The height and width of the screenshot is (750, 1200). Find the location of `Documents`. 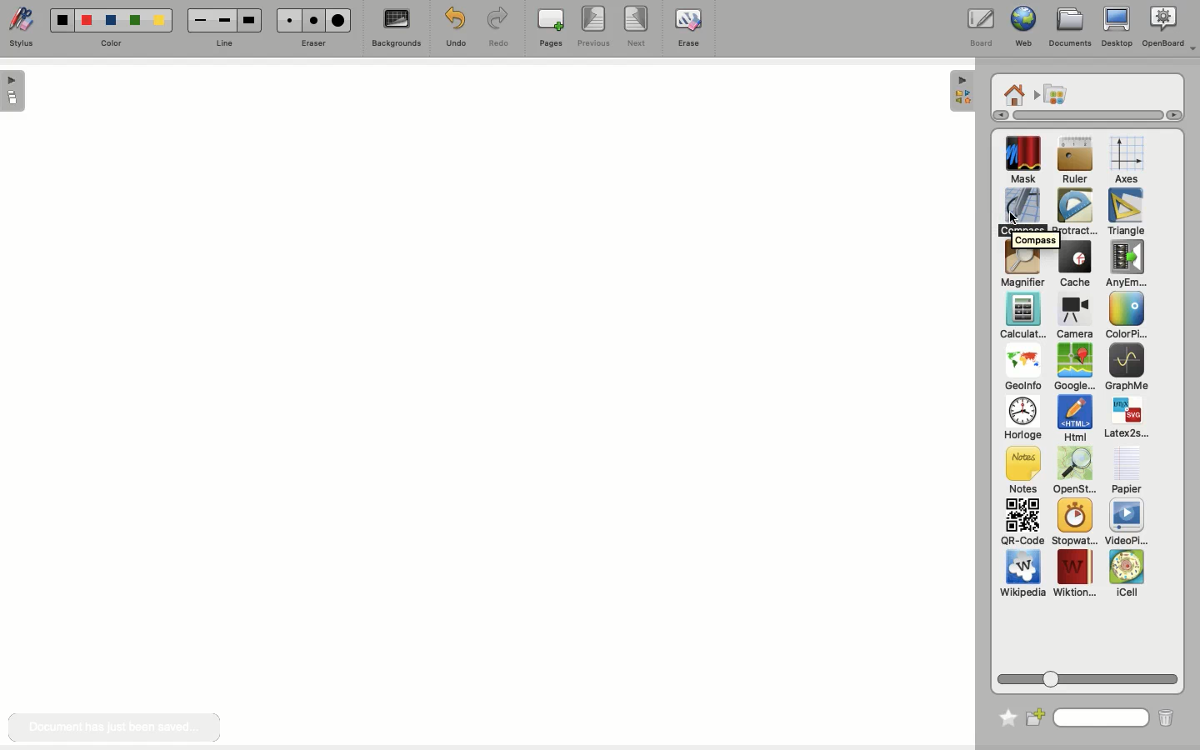

Documents is located at coordinates (1070, 27).